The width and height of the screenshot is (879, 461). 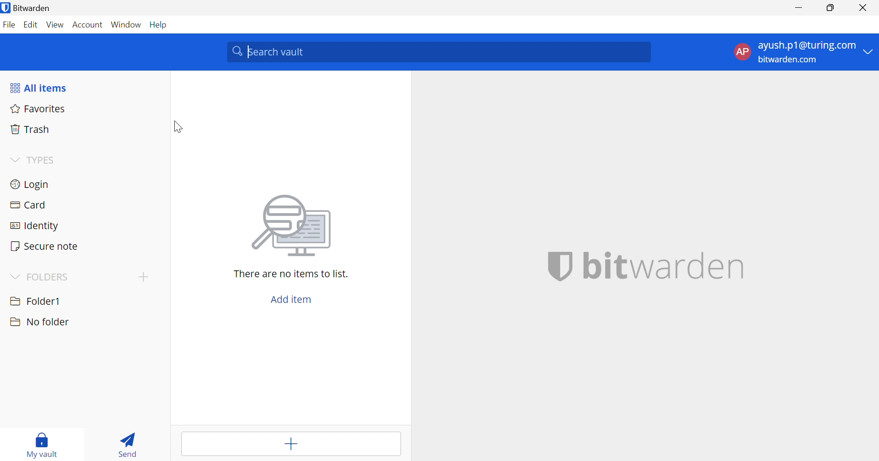 I want to click on Bitwarden, so click(x=28, y=8).